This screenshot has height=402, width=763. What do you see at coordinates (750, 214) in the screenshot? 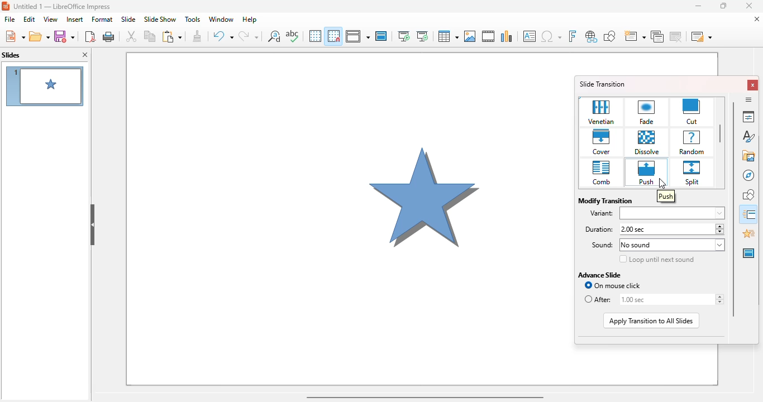
I see `slide transition` at bounding box center [750, 214].